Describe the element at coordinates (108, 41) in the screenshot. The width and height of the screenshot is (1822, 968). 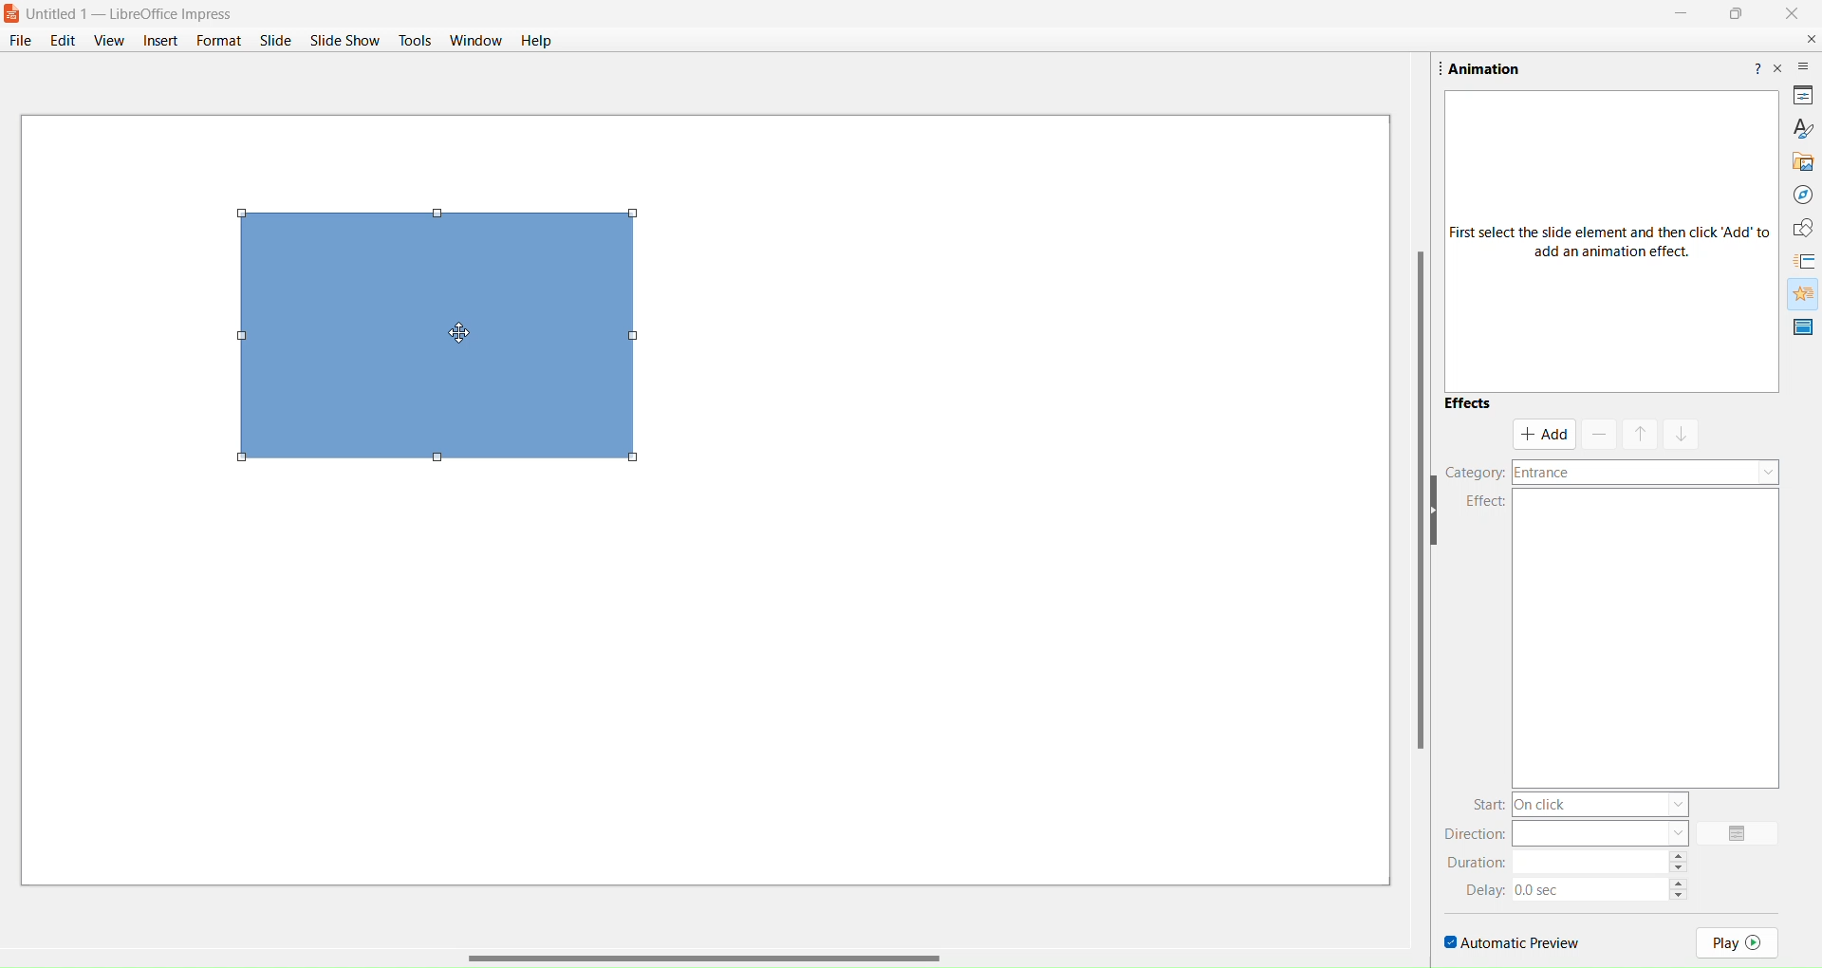
I see `view` at that location.